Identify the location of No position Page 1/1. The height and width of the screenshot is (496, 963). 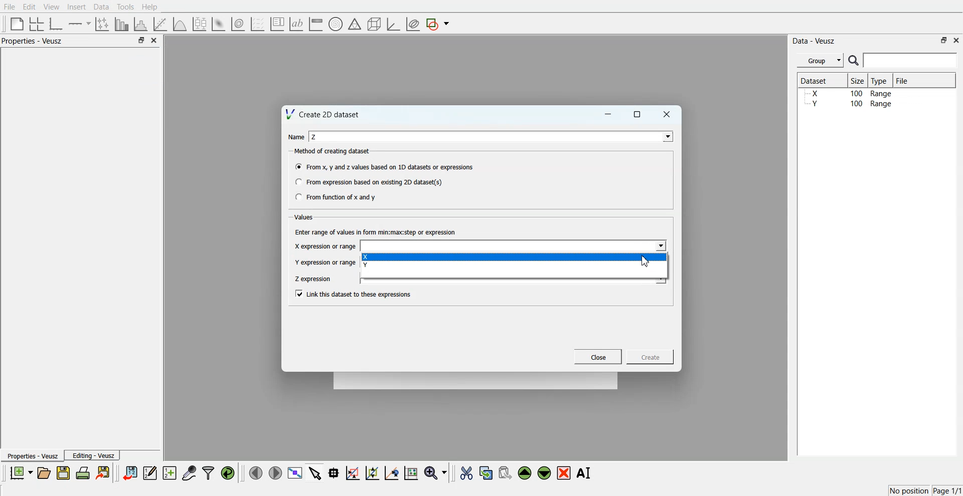
(925, 490).